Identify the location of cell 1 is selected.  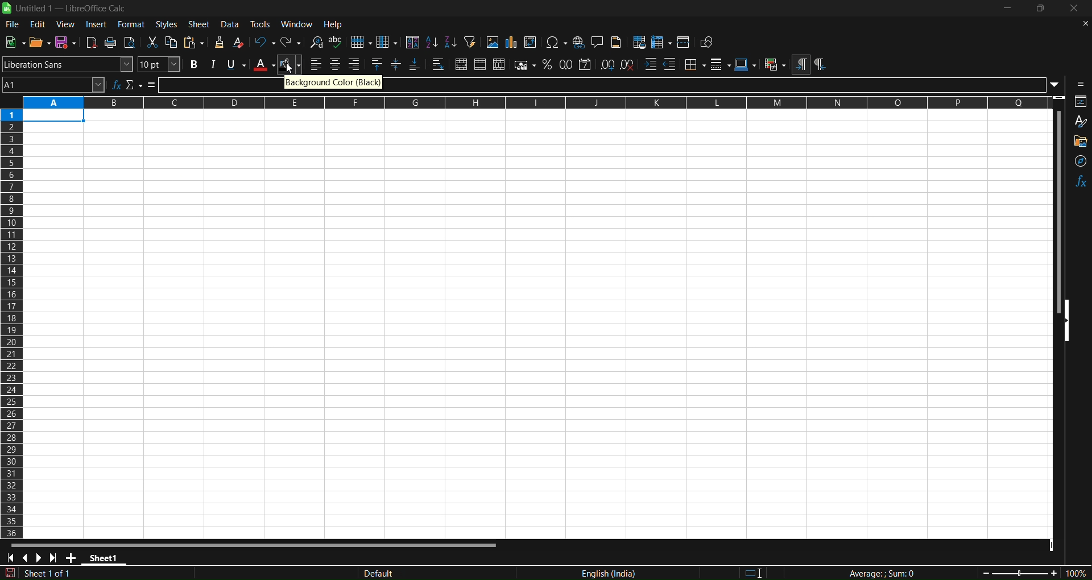
(53, 115).